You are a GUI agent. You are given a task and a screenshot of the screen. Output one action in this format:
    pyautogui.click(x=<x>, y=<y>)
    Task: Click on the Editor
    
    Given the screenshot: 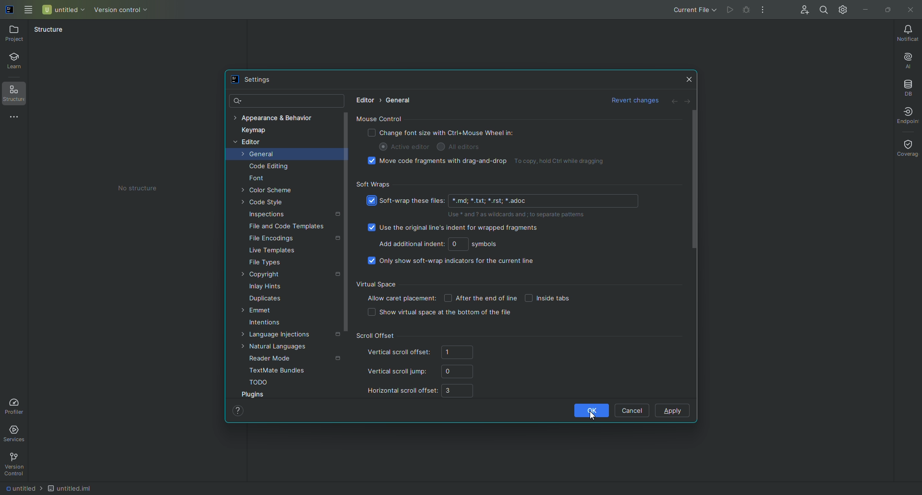 What is the action you would take?
    pyautogui.click(x=365, y=100)
    